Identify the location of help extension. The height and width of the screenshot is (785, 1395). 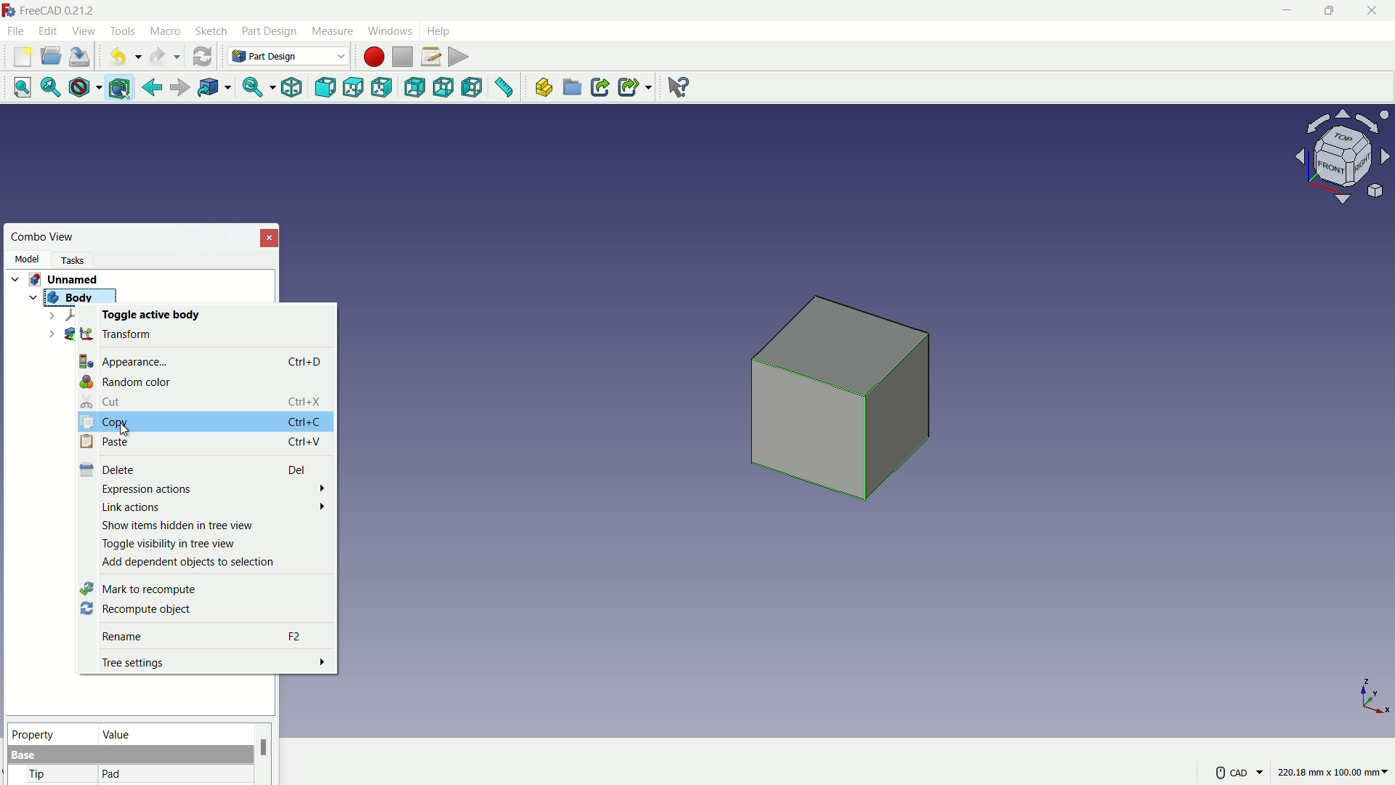
(674, 86).